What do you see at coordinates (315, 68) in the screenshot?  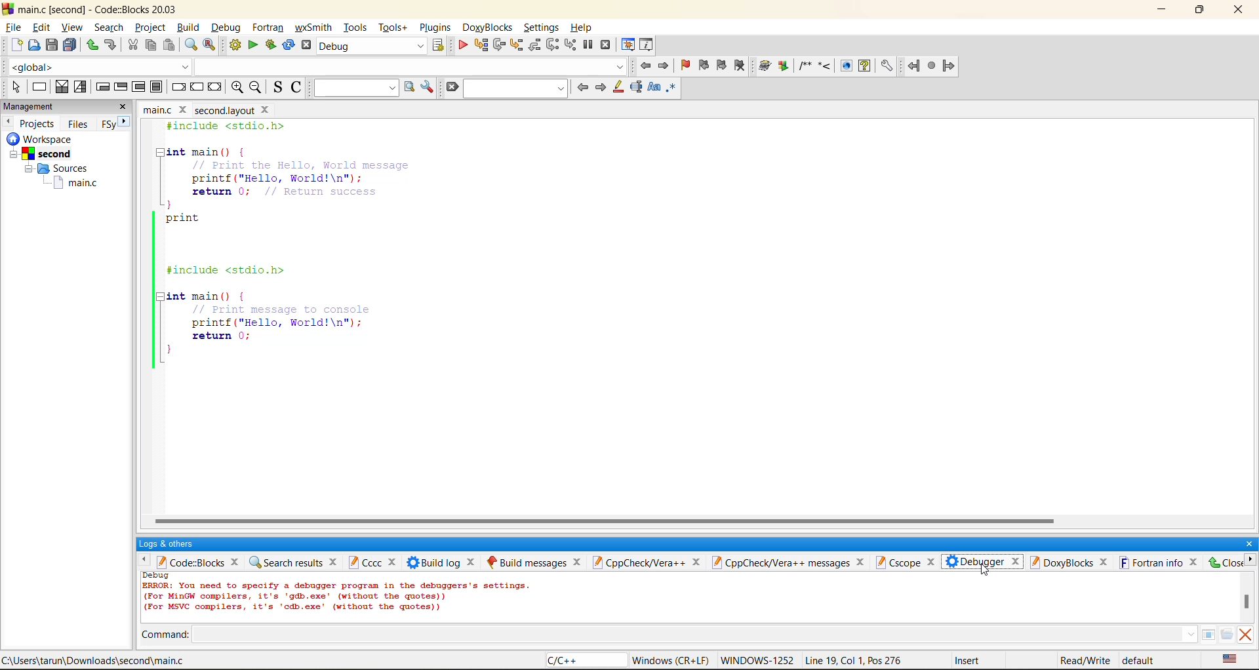 I see `code completion  compiler` at bounding box center [315, 68].